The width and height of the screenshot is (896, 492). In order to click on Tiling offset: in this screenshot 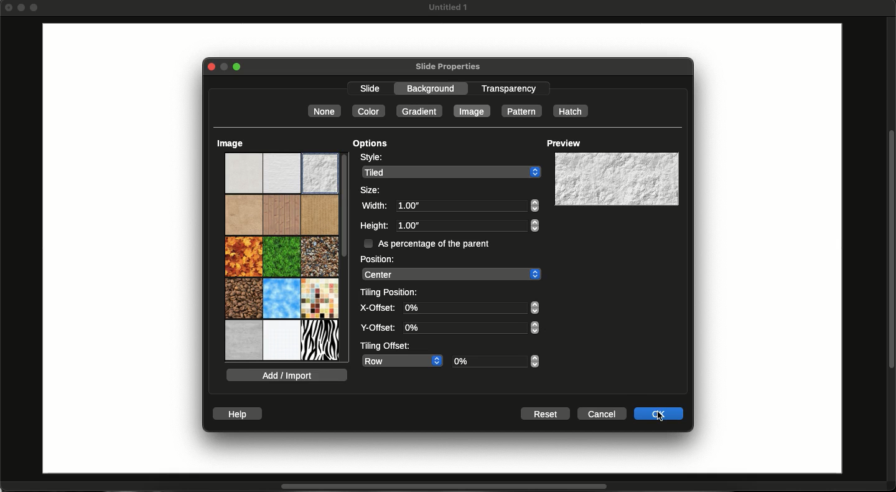, I will do `click(385, 345)`.